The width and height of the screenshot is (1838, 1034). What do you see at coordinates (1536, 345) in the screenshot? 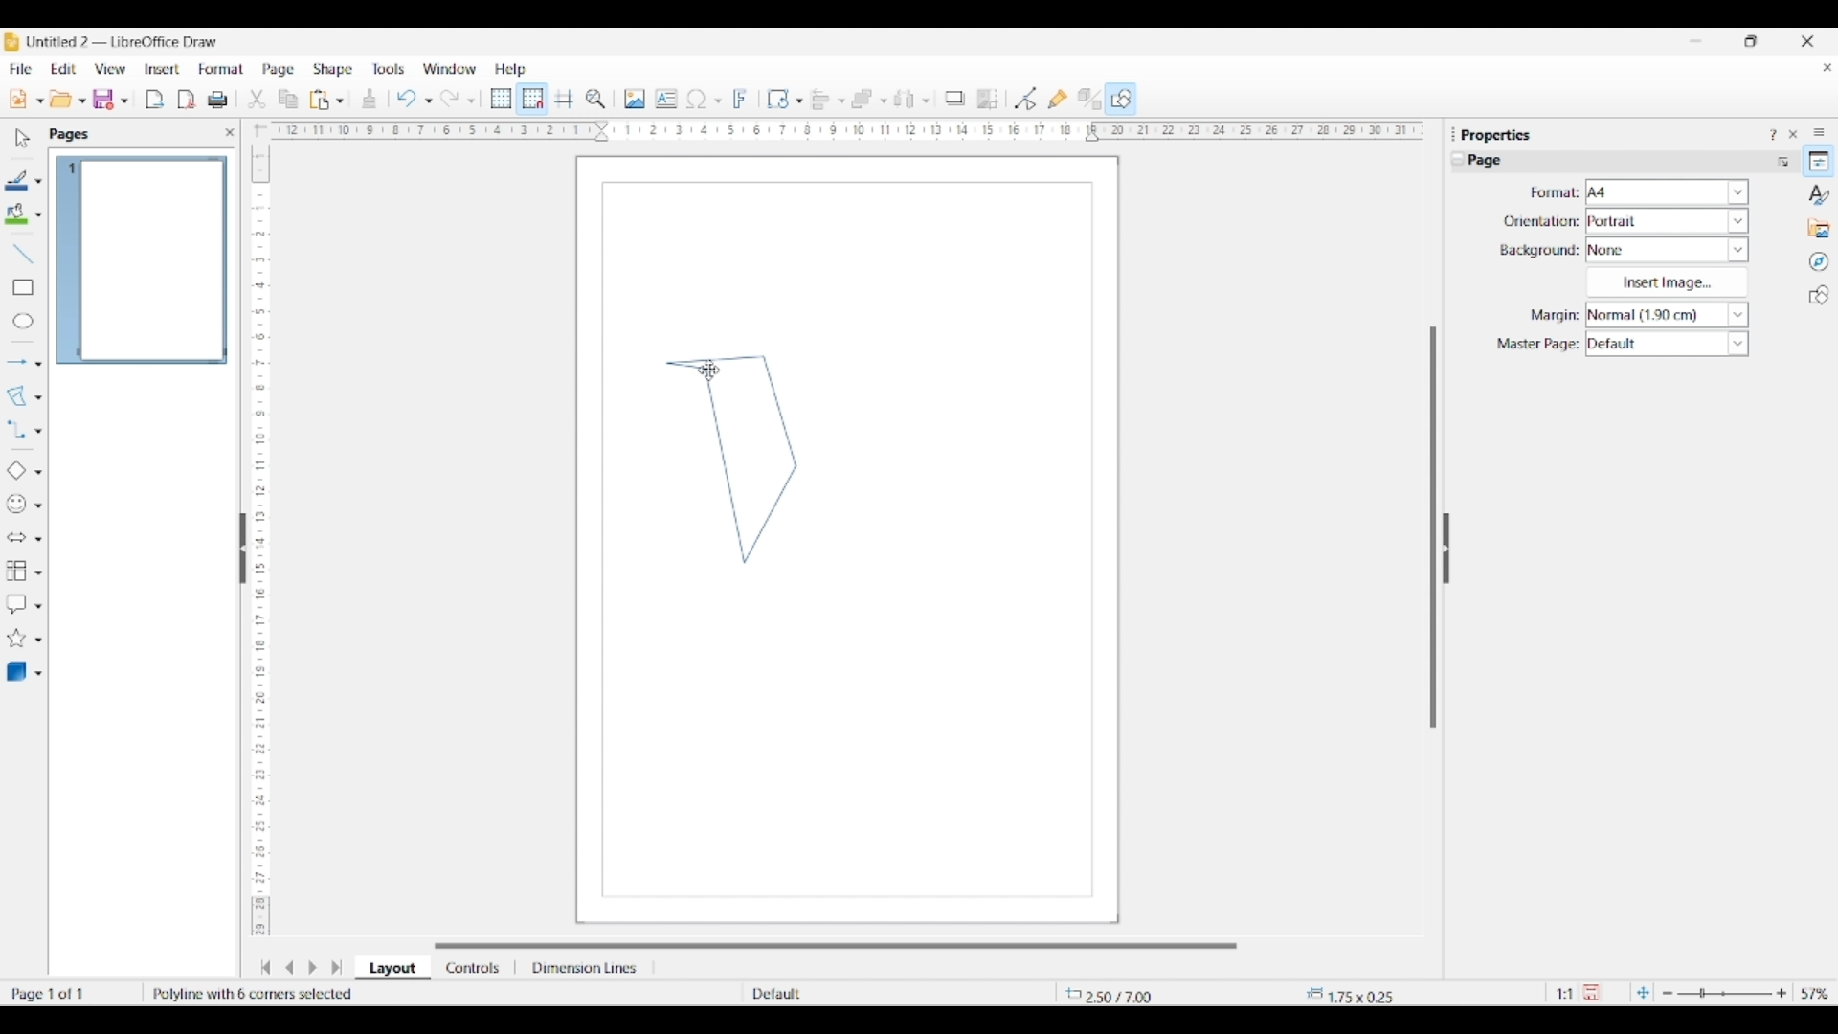
I see `Indicates master page settings` at bounding box center [1536, 345].